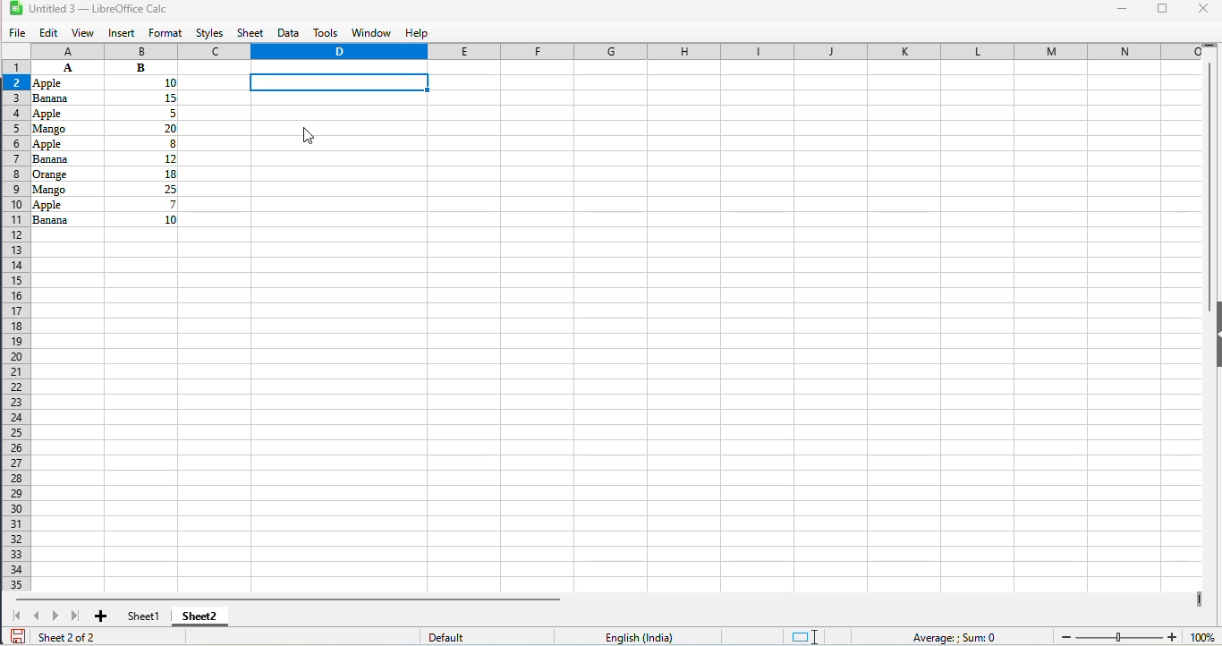 The width and height of the screenshot is (1222, 646). What do you see at coordinates (144, 616) in the screenshot?
I see `sheet1` at bounding box center [144, 616].